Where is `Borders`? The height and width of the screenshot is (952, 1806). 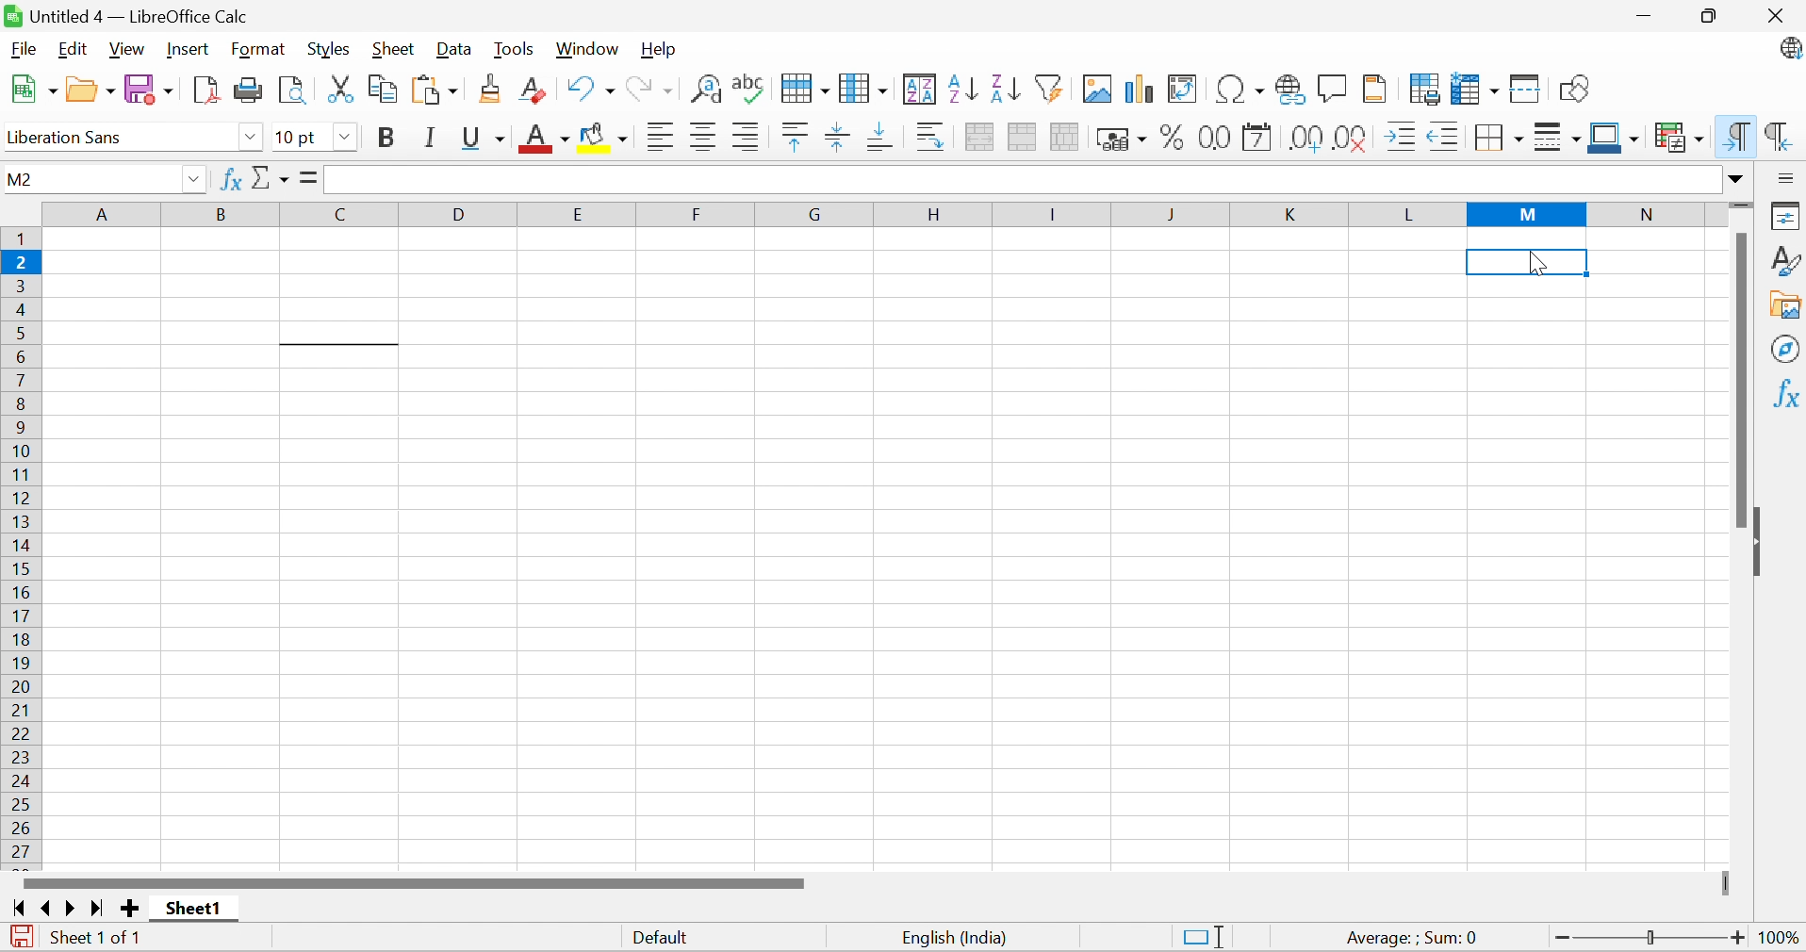 Borders is located at coordinates (1492, 140).